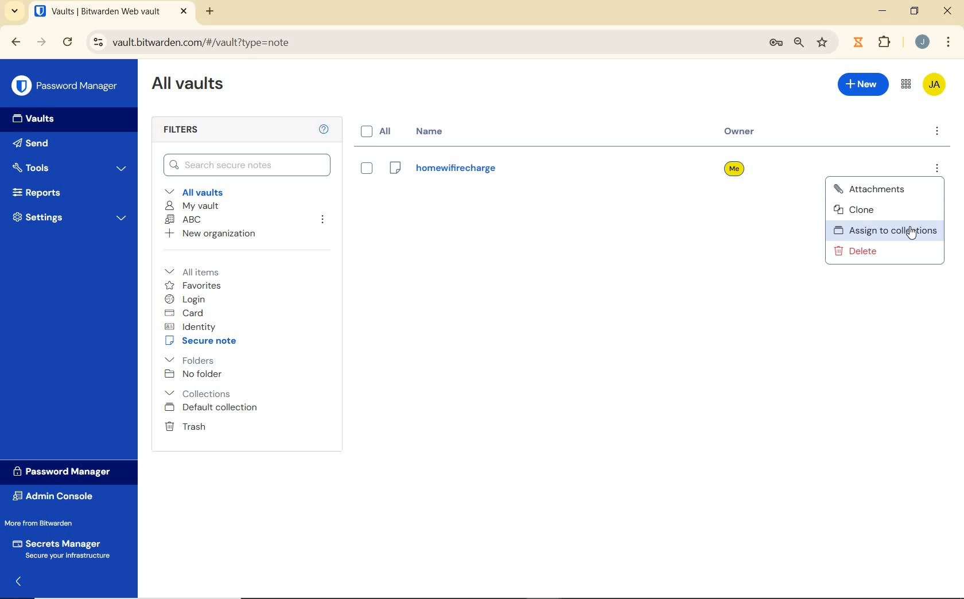 The height and width of the screenshot is (599, 964). I want to click on zoom, so click(799, 44).